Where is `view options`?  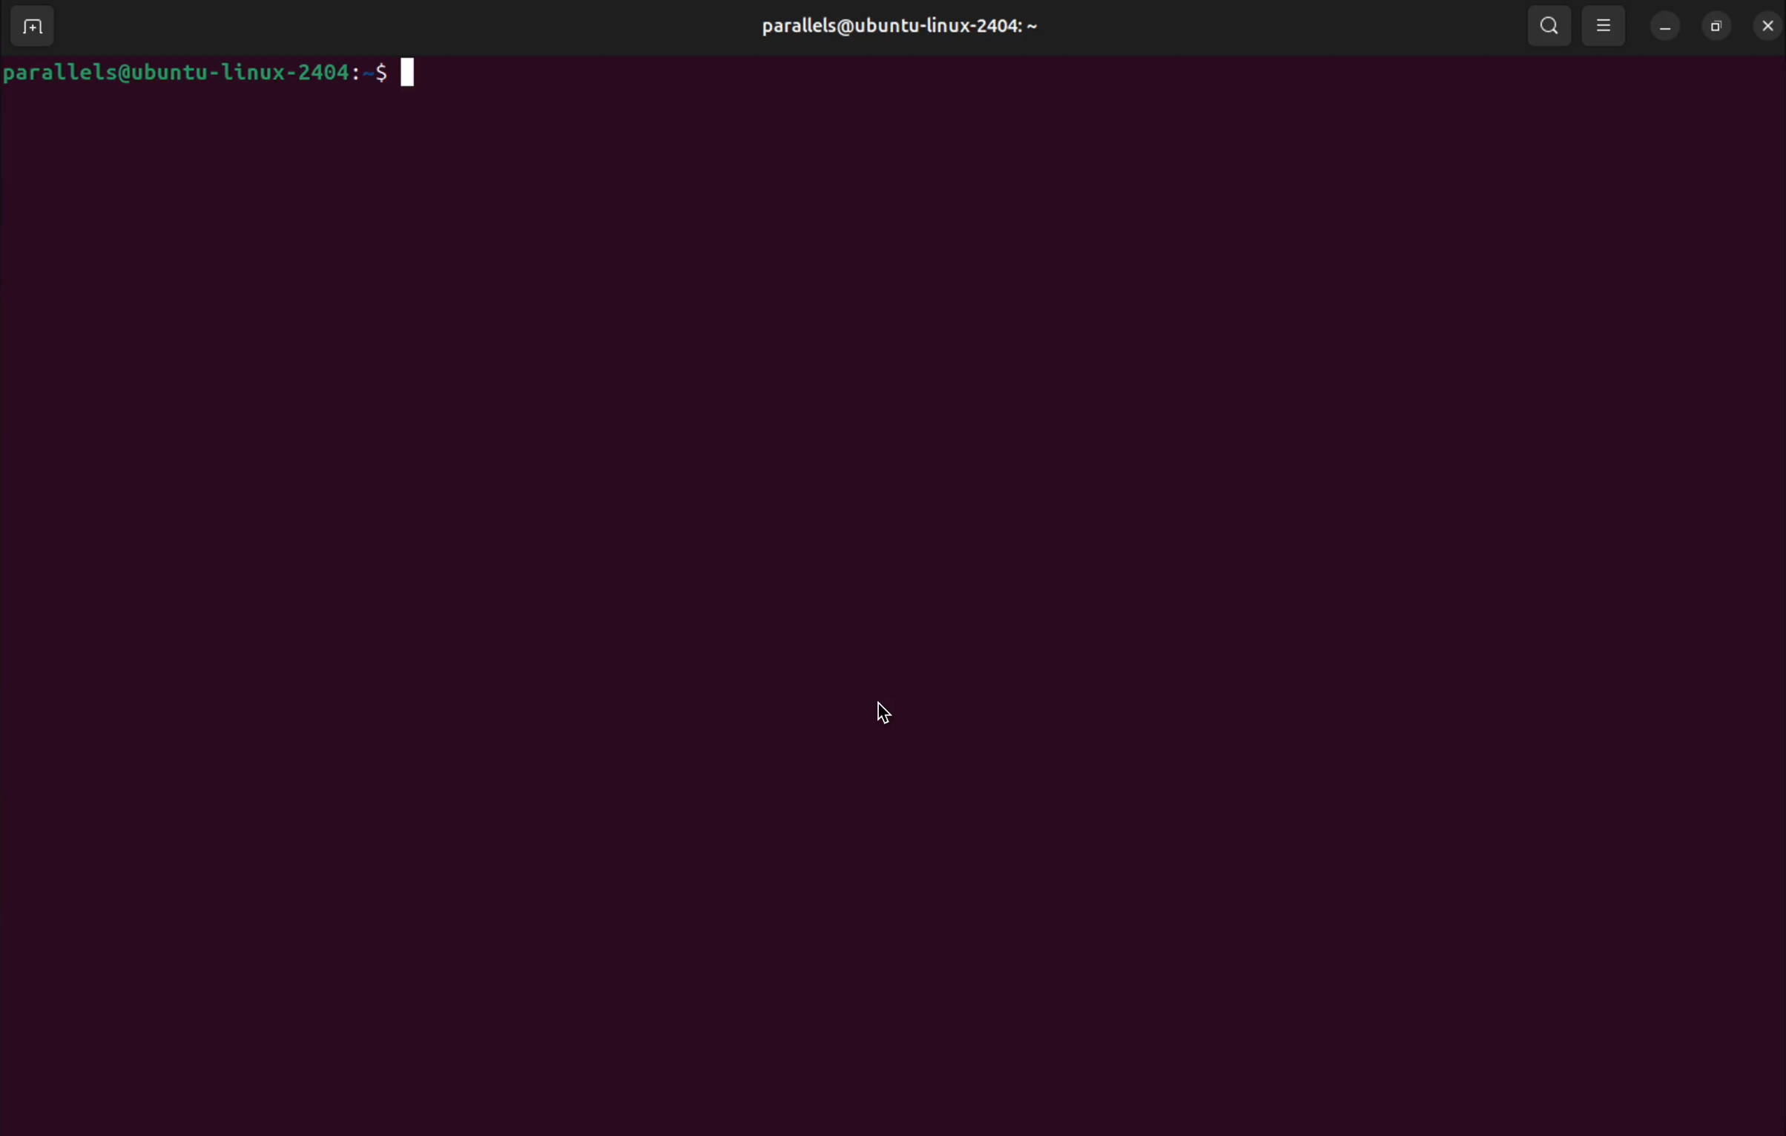
view options is located at coordinates (1606, 24).